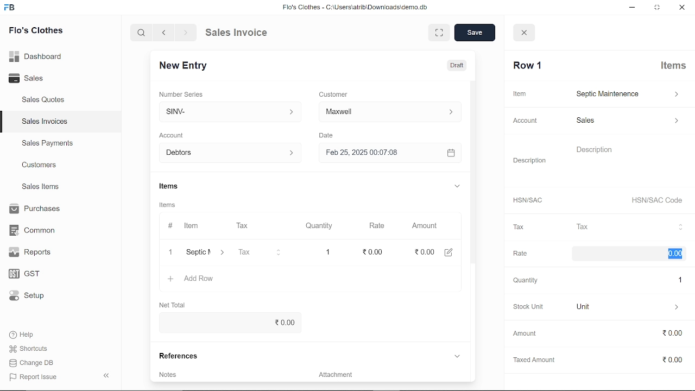 This screenshot has width=695, height=391. What do you see at coordinates (262, 253) in the screenshot?
I see `Tax` at bounding box center [262, 253].